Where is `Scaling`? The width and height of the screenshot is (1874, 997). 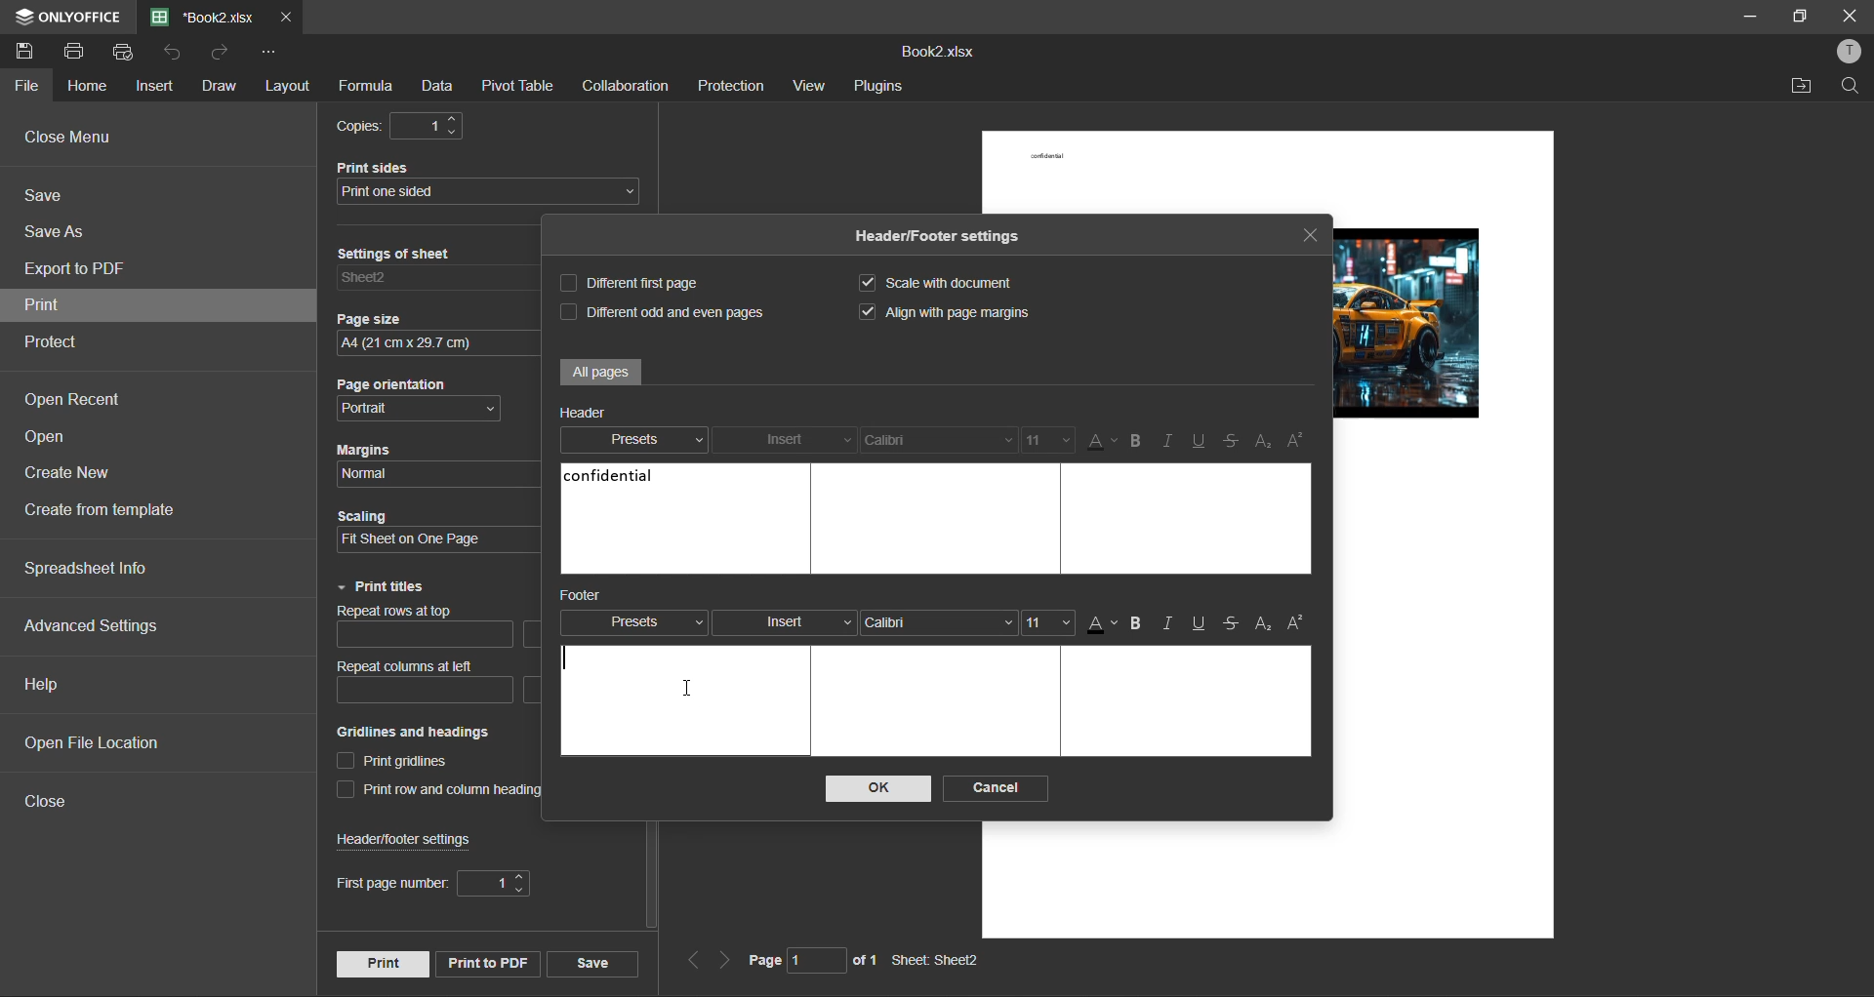
Scaling is located at coordinates (365, 516).